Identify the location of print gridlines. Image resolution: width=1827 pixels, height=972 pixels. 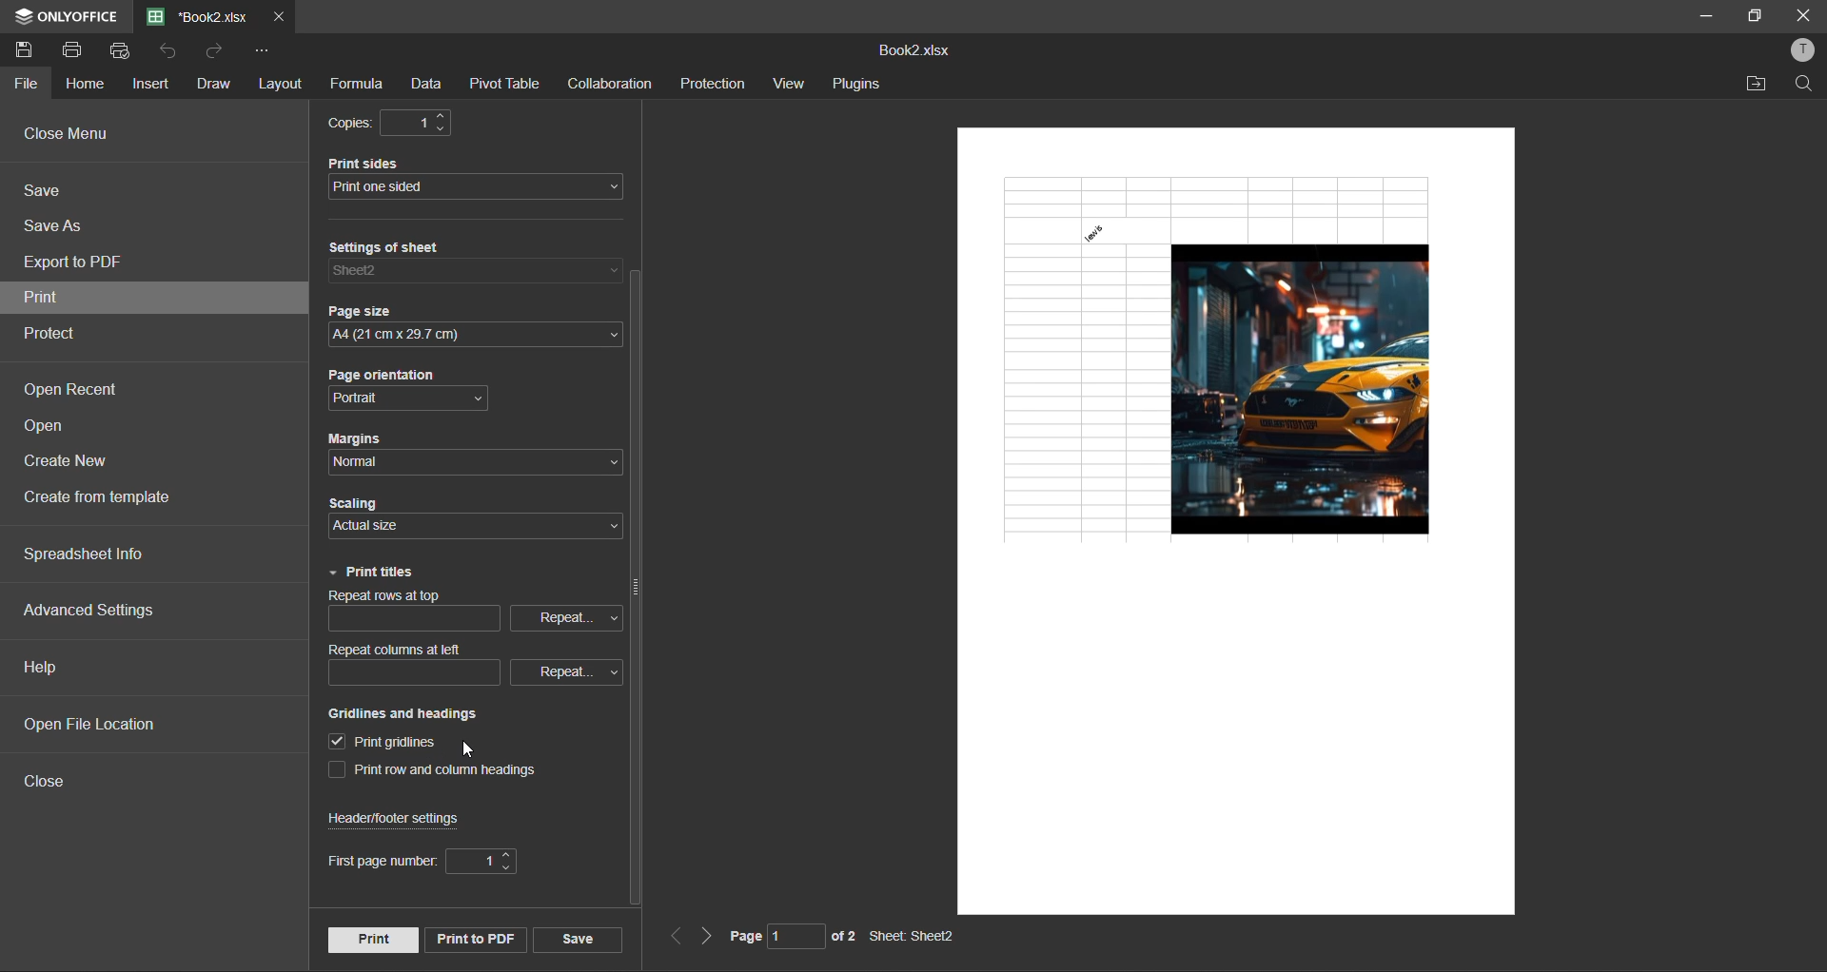
(402, 744).